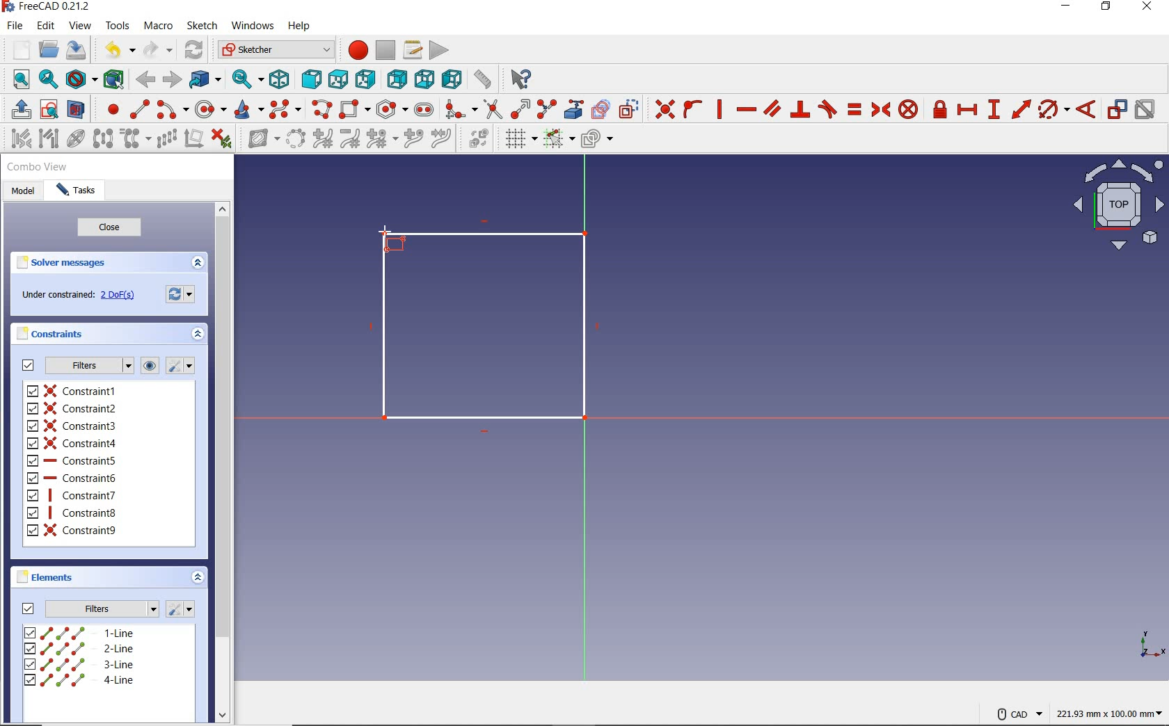 The image size is (1169, 726). What do you see at coordinates (211, 109) in the screenshot?
I see `create circle` at bounding box center [211, 109].